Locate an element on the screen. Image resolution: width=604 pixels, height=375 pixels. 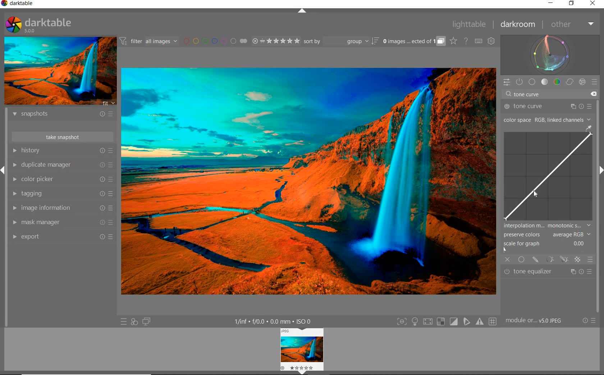
effect is located at coordinates (581, 82).